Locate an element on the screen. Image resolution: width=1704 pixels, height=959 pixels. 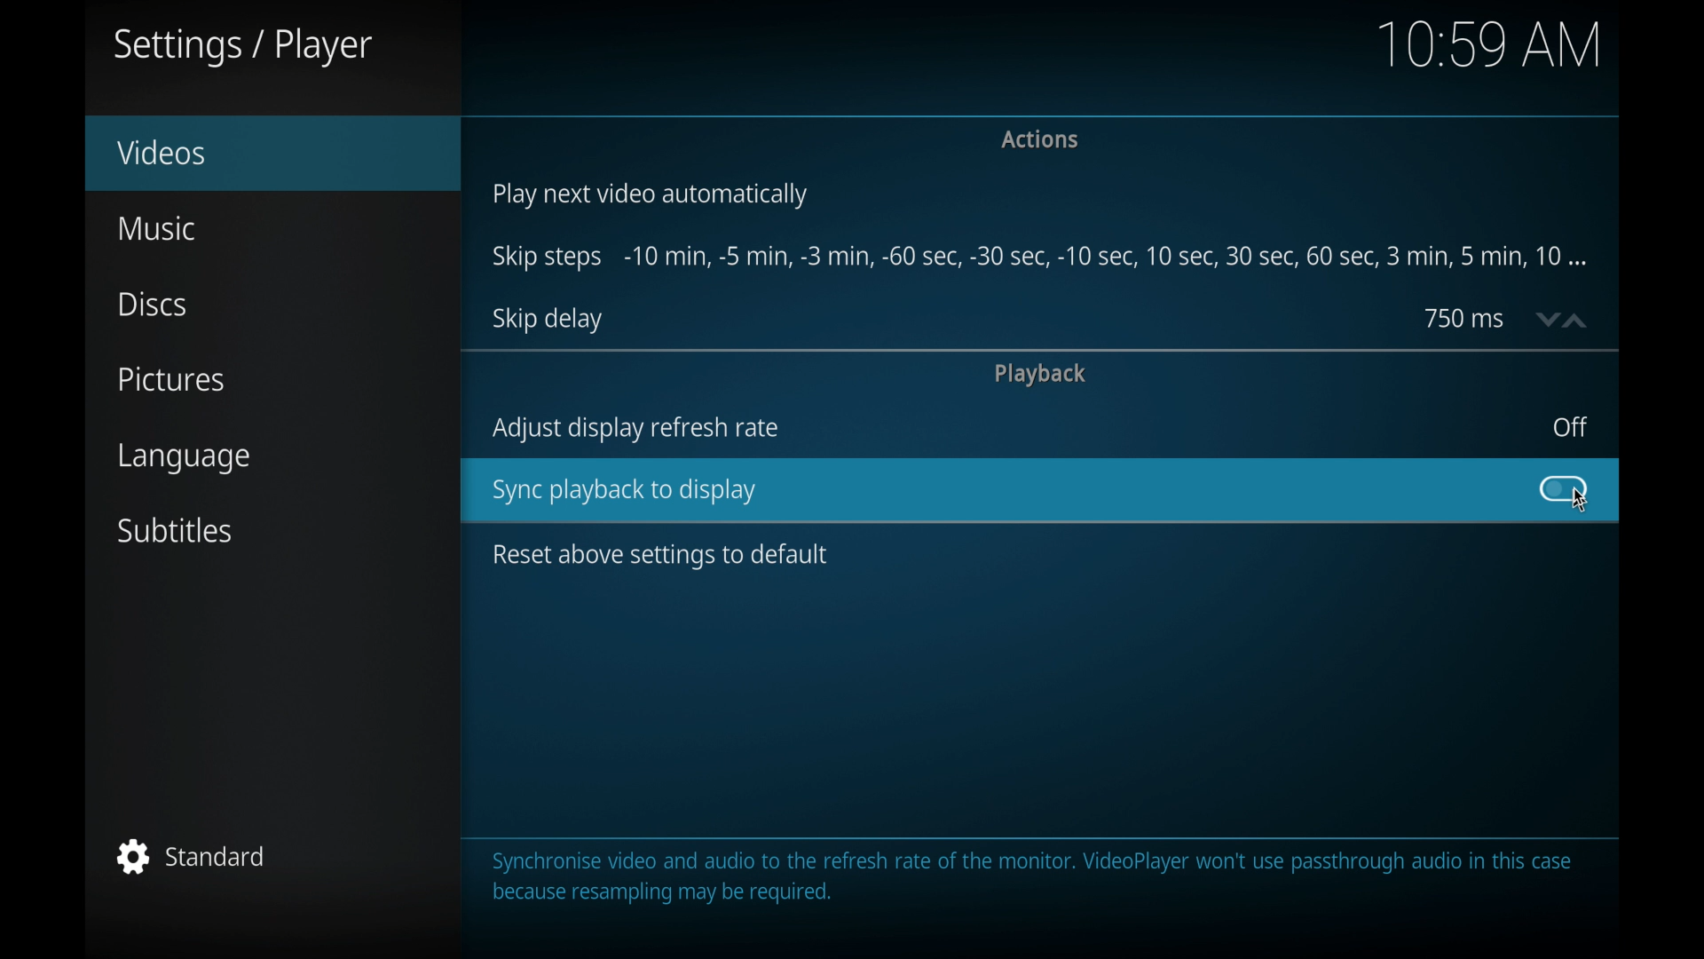
skip steps -10 min, -5 min-, -3 min- 60 sec-,5 min,10 min is located at coordinates (1042, 257).